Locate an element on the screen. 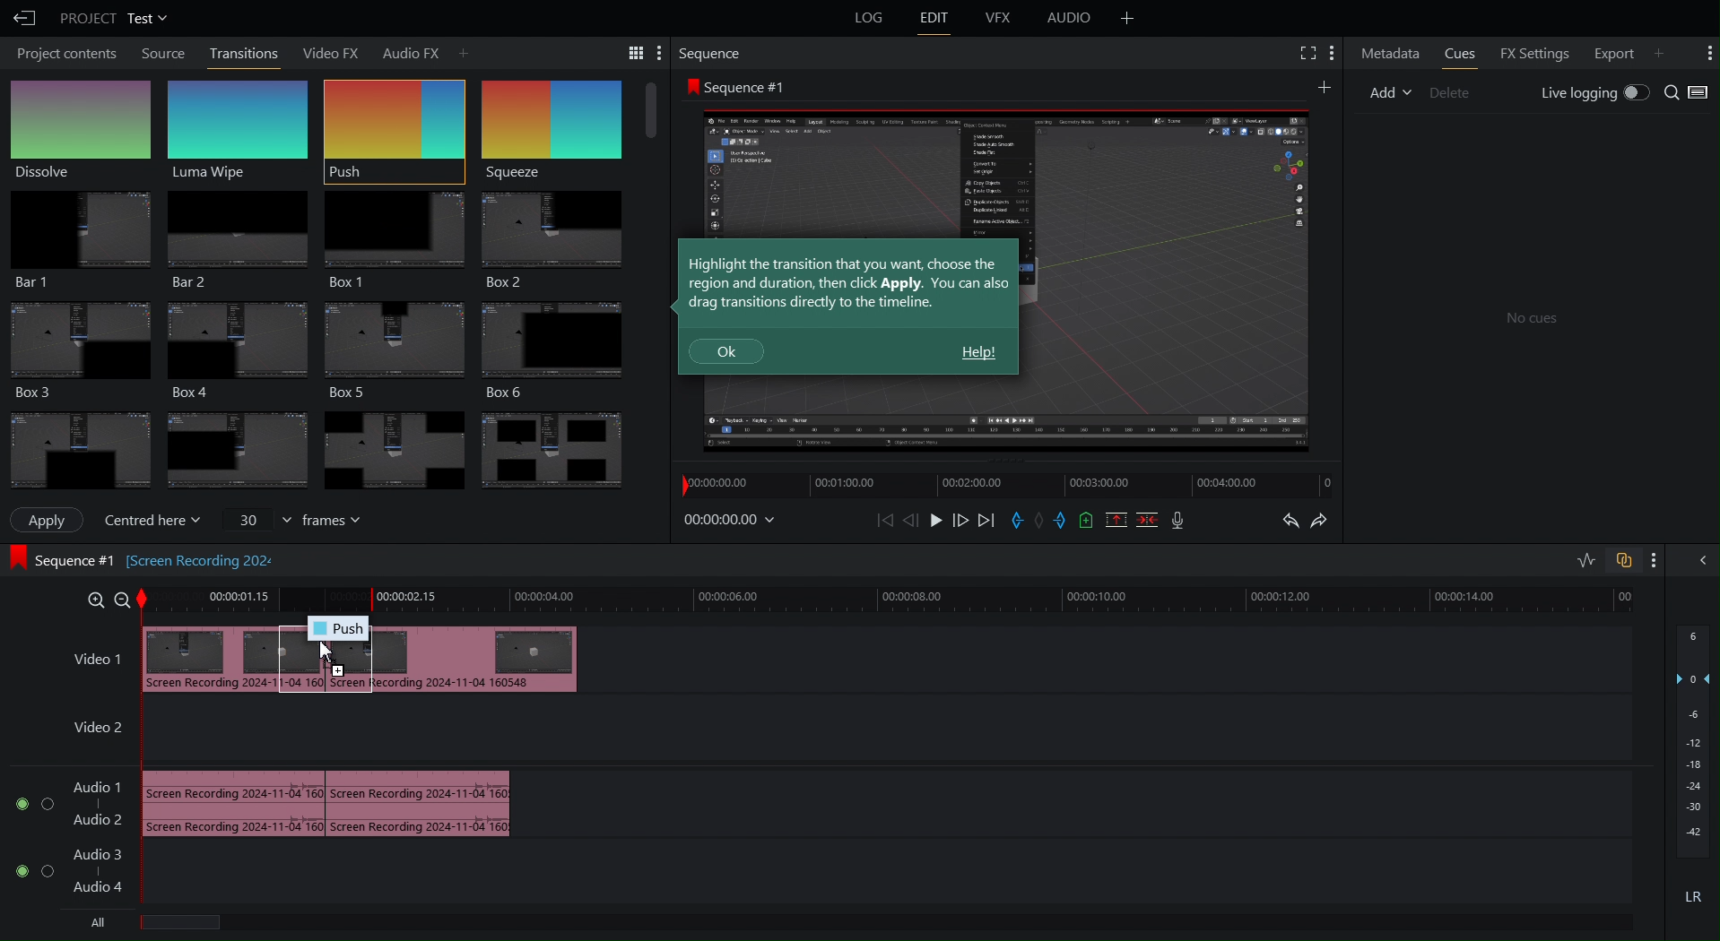 The height and width of the screenshot is (941, 1720). Mic is located at coordinates (1178, 522).